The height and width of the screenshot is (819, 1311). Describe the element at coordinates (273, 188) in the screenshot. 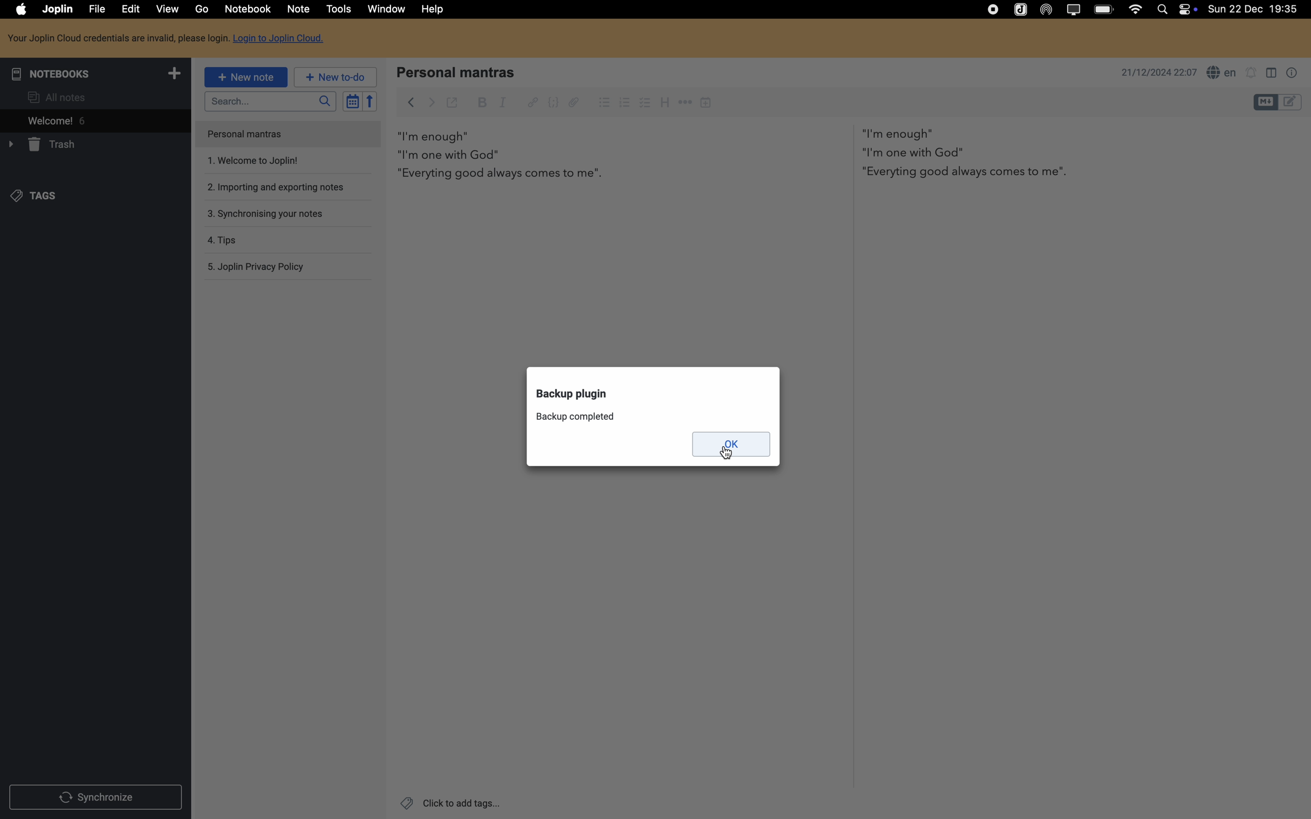

I see `importing and exporting notes` at that location.